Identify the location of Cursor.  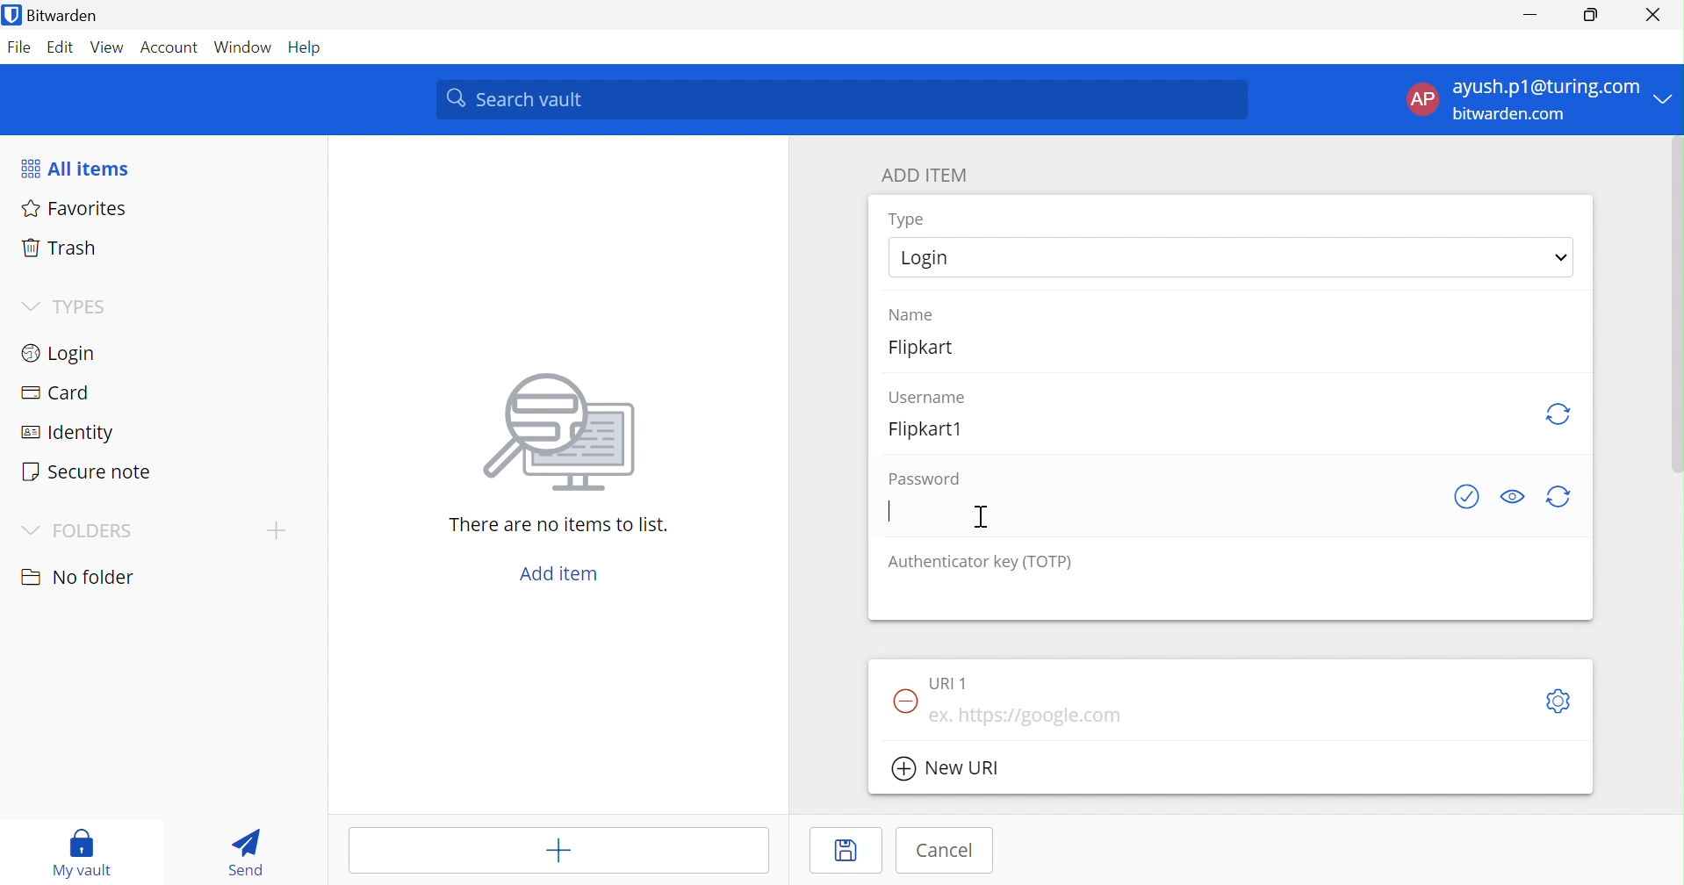
(982, 520).